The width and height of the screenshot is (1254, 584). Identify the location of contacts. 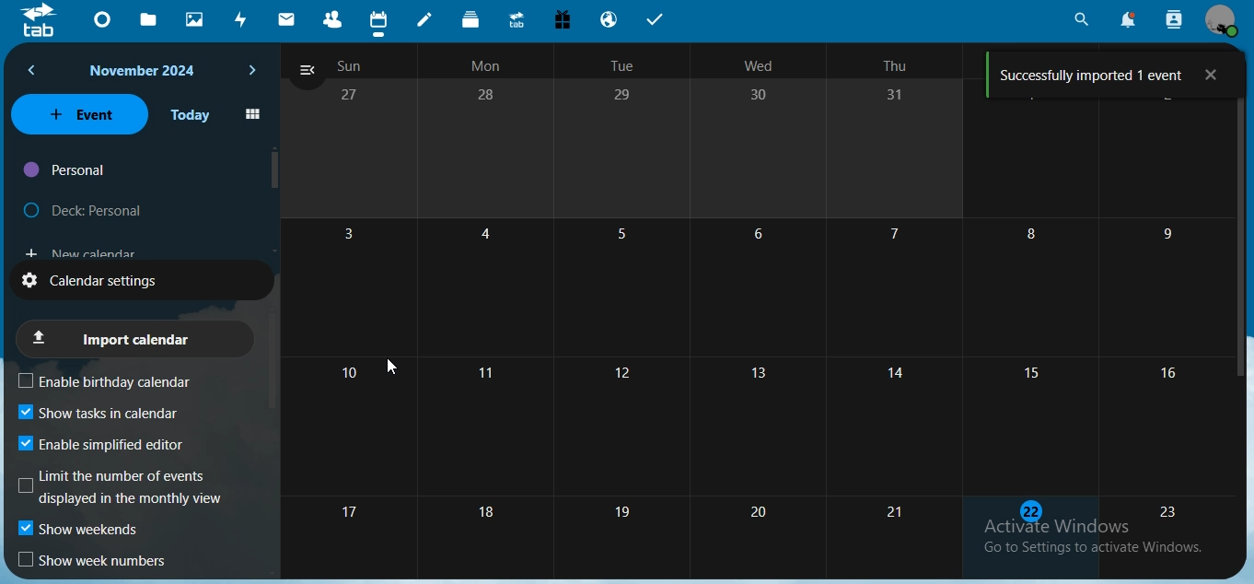
(332, 18).